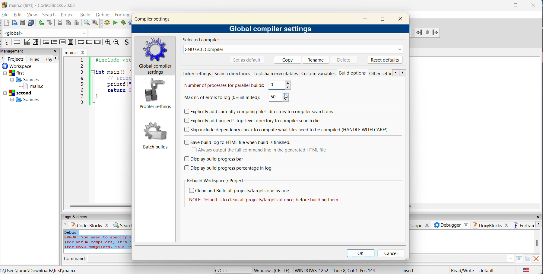  Describe the element at coordinates (43, 270) in the screenshot. I see `C:\Users\tarun\Downloads\first\main.c` at that location.